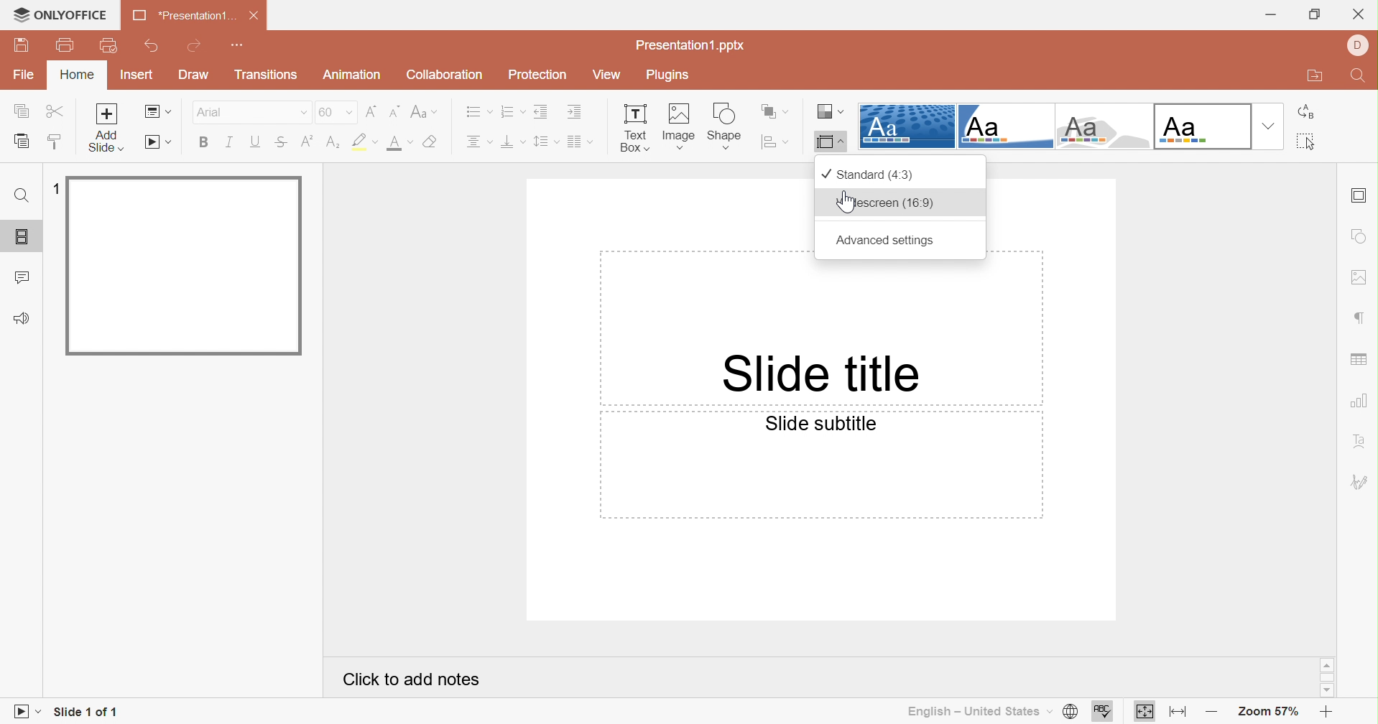  What do you see at coordinates (305, 141) in the screenshot?
I see `Superscript` at bounding box center [305, 141].